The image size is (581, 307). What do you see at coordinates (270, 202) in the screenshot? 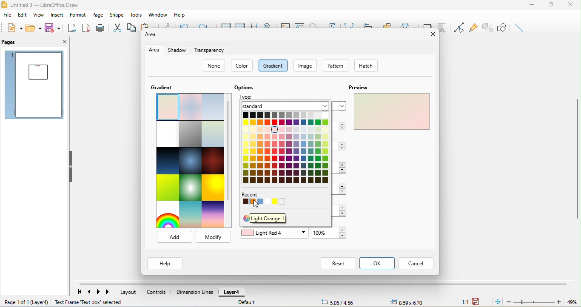
I see `recent color` at bounding box center [270, 202].